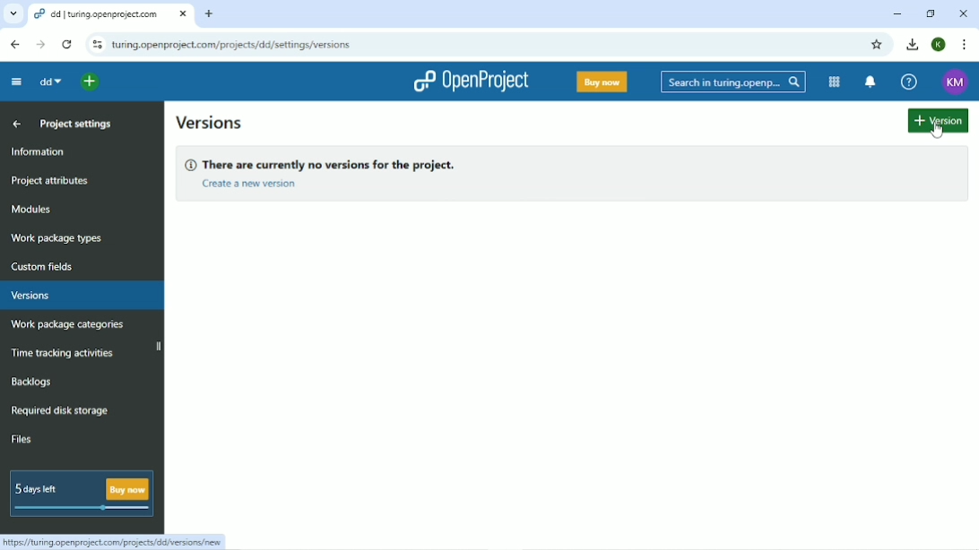 The image size is (979, 550). I want to click on To notification center, so click(871, 82).